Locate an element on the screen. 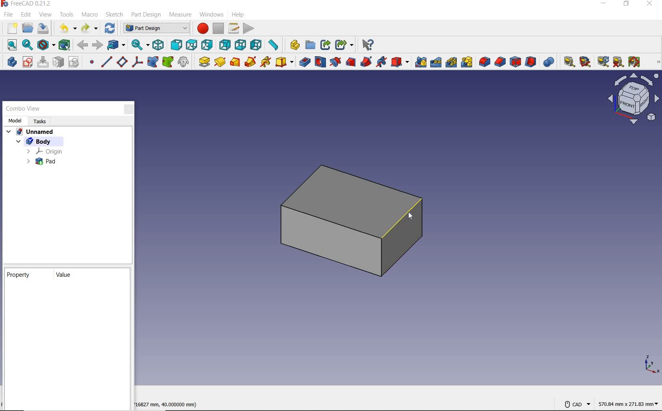 The width and height of the screenshot is (662, 411). tools is located at coordinates (66, 15).